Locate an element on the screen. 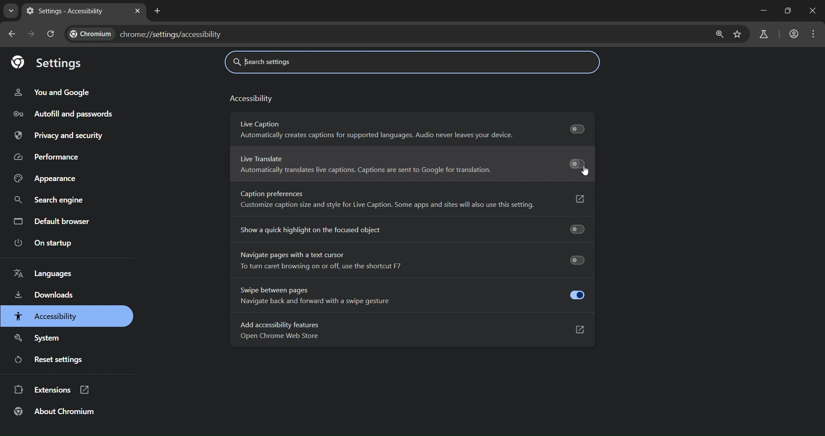  extensions is located at coordinates (55, 390).